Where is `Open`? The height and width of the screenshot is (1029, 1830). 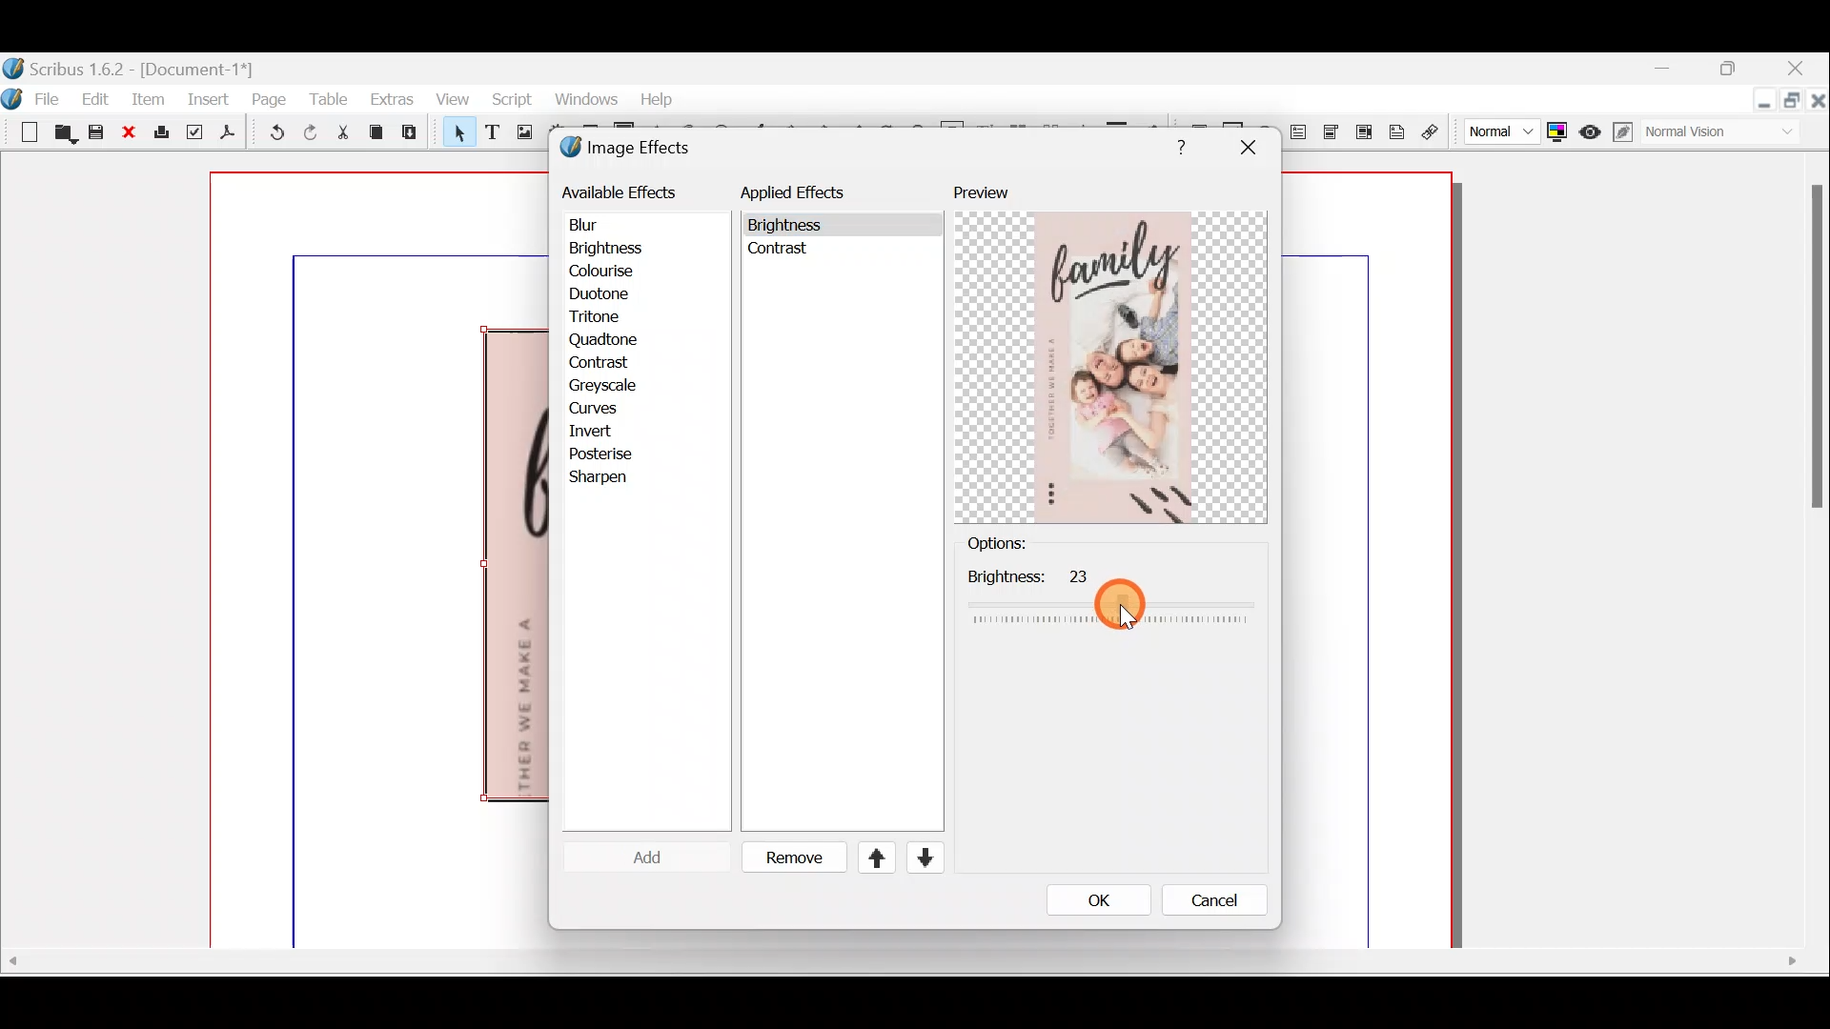
Open is located at coordinates (62, 135).